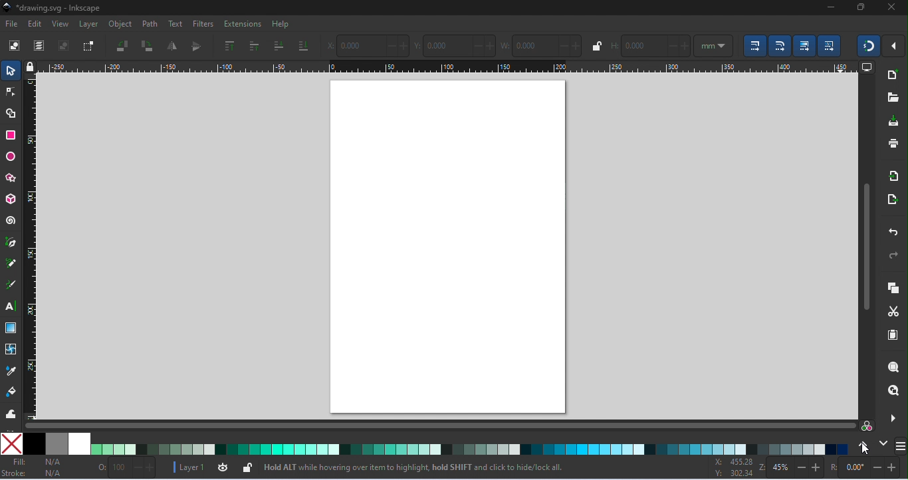 The image size is (908, 480). What do you see at coordinates (35, 474) in the screenshot?
I see `stroke` at bounding box center [35, 474].